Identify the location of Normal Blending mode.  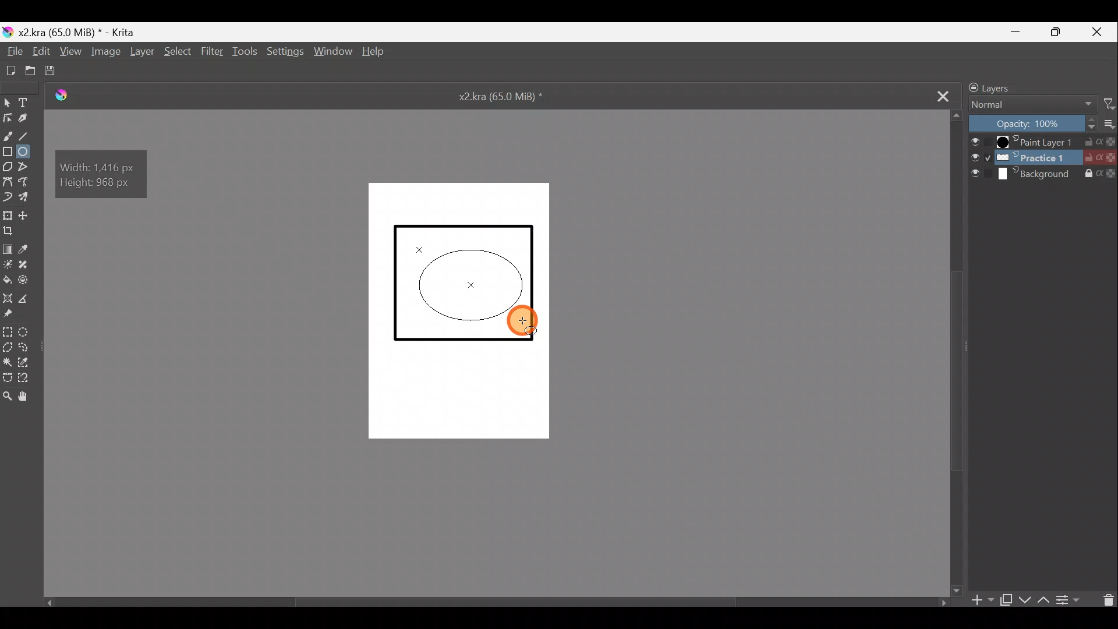
(1031, 104).